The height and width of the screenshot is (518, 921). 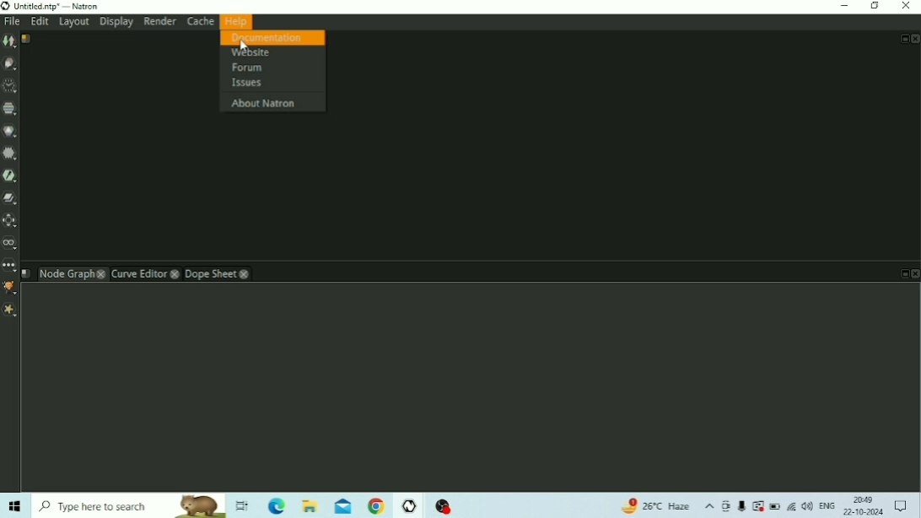 What do you see at coordinates (247, 83) in the screenshot?
I see `Issues` at bounding box center [247, 83].